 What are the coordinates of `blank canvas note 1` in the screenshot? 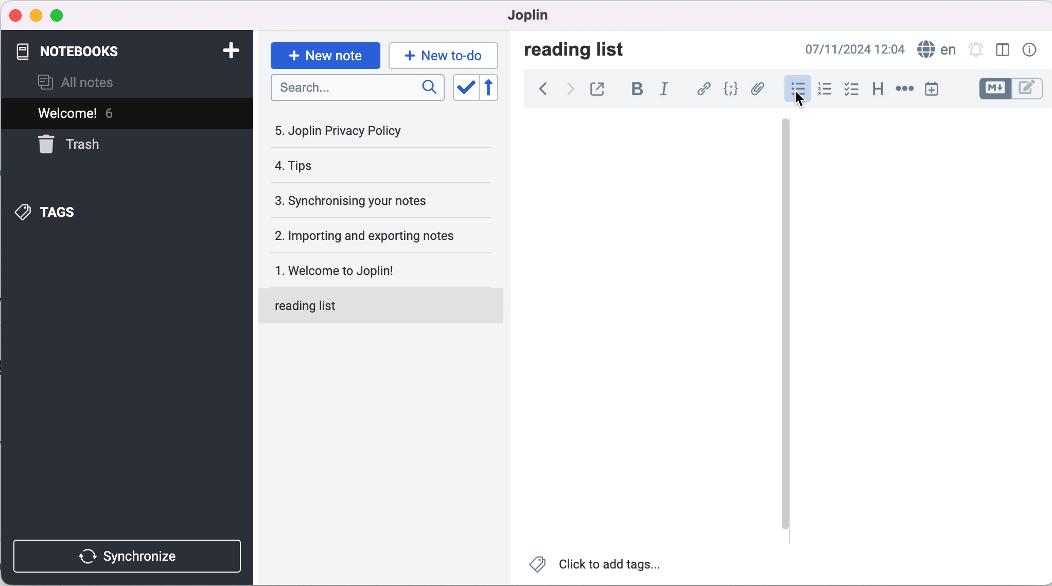 It's located at (644, 331).